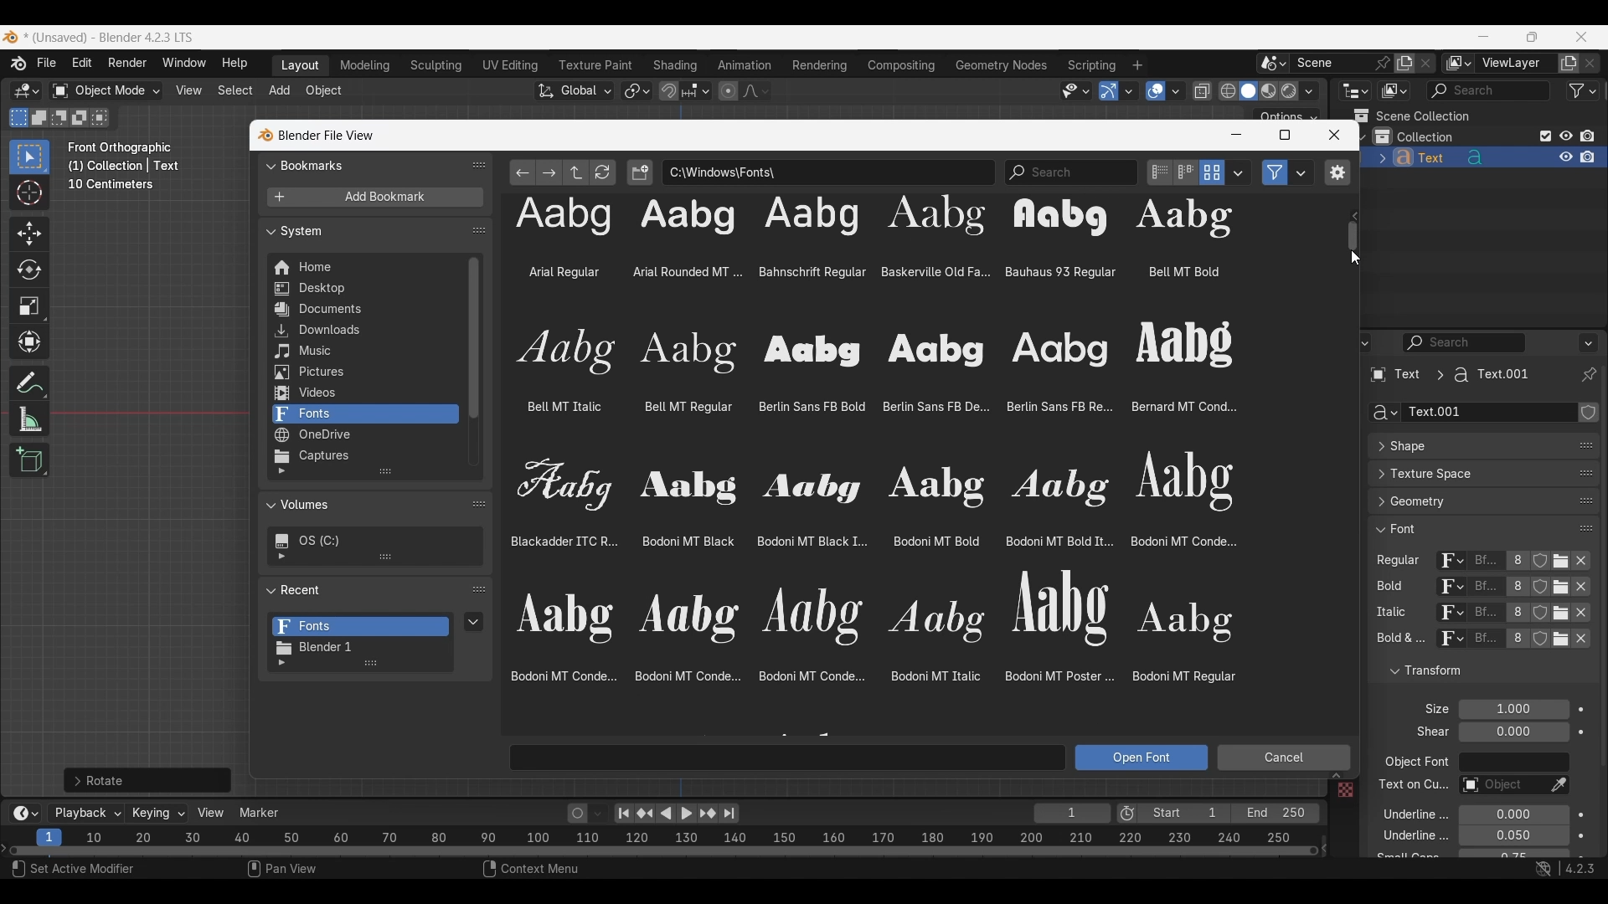  I want to click on nlink respective attribute, so click(1553, 613).